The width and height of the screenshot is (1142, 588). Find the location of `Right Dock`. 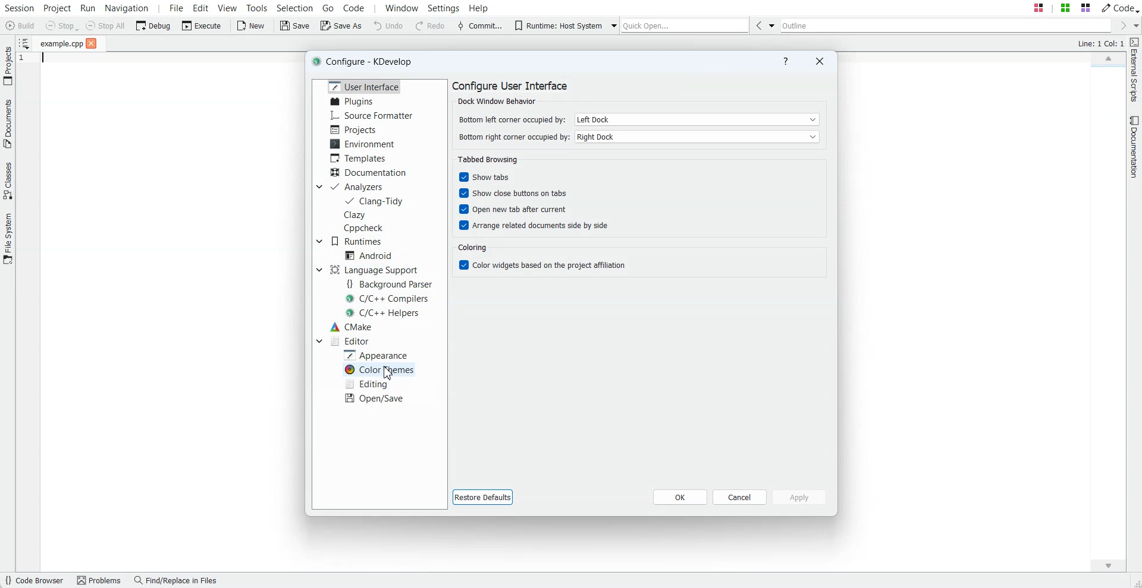

Right Dock is located at coordinates (697, 137).